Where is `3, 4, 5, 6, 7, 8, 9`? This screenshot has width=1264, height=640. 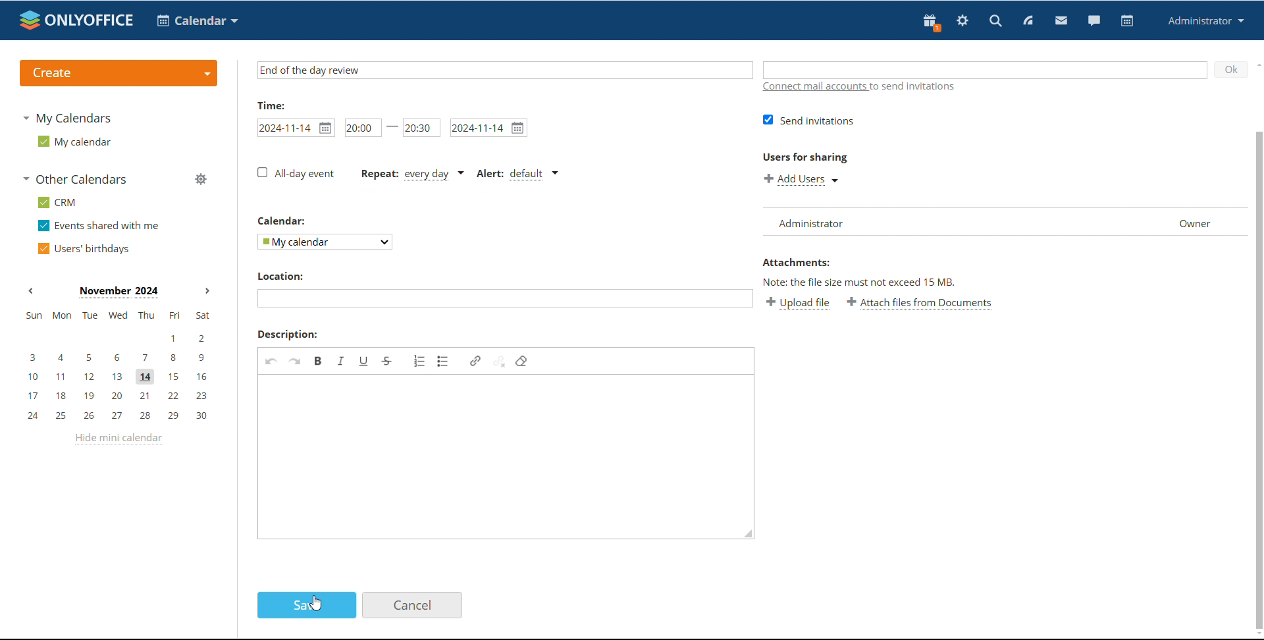
3, 4, 5, 6, 7, 8, 9 is located at coordinates (118, 356).